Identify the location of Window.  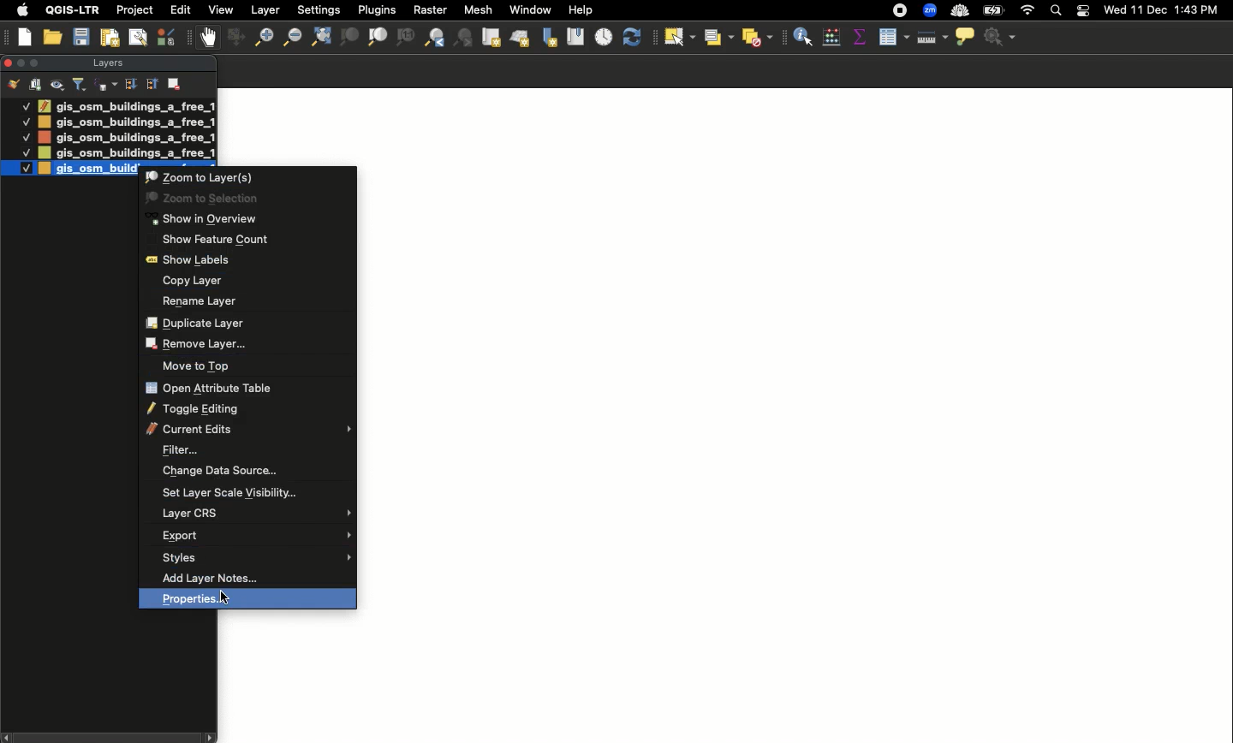
(530, 9).